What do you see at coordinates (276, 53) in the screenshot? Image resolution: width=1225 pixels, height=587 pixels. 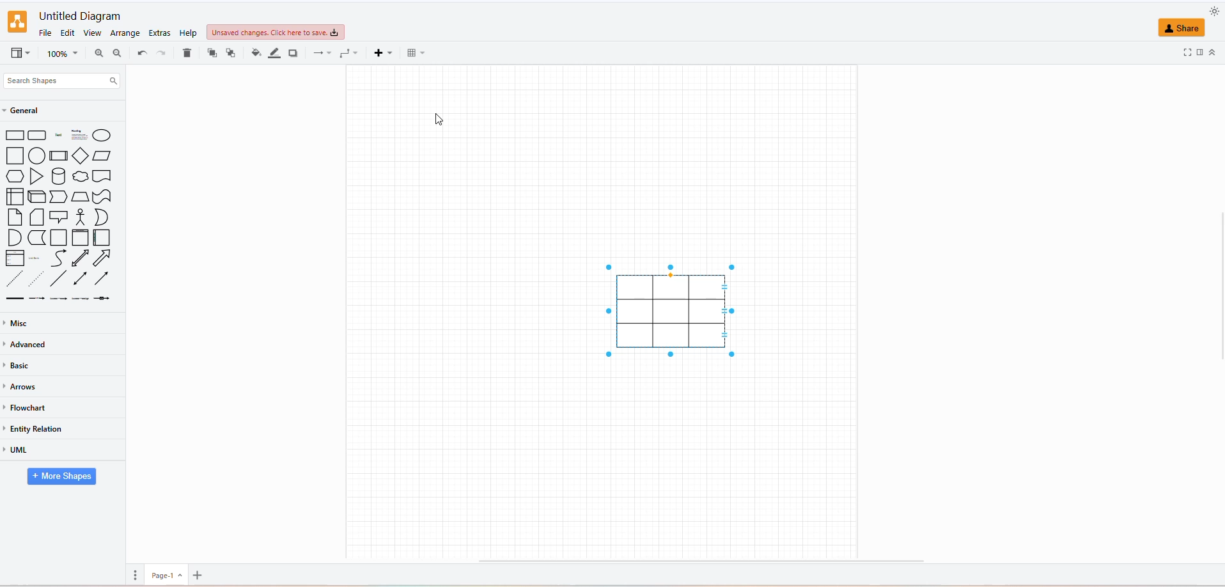 I see `line colors` at bounding box center [276, 53].